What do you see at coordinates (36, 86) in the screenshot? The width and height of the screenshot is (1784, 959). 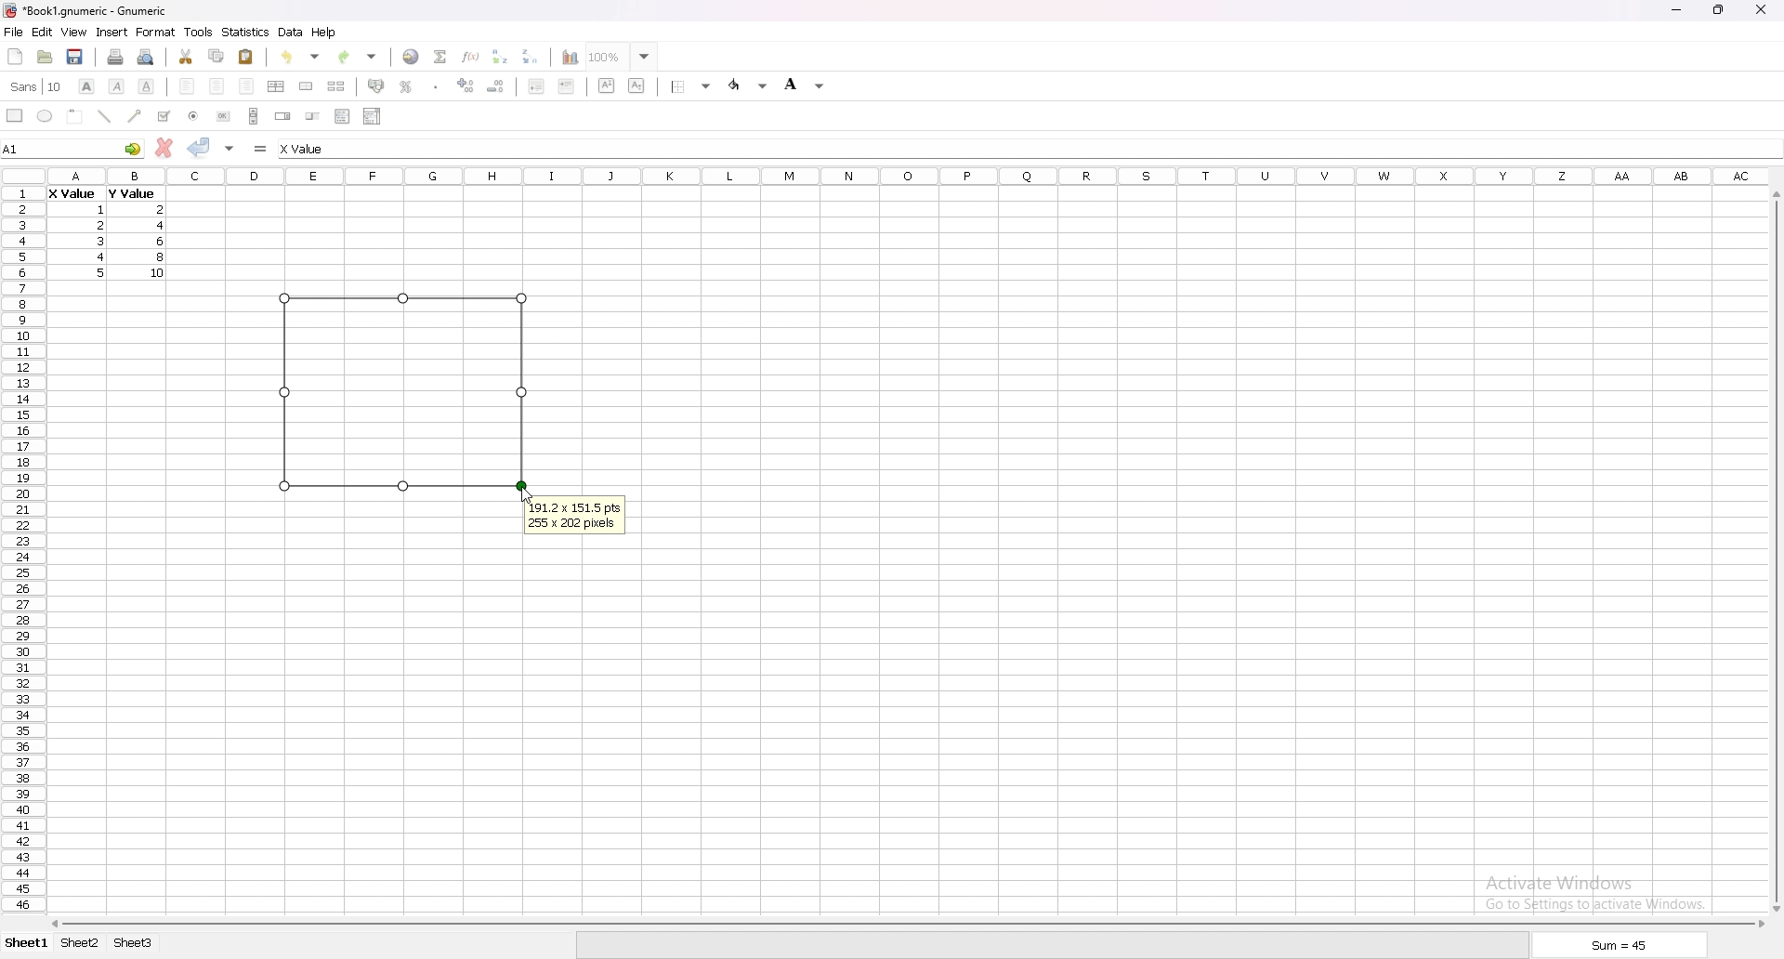 I see `font` at bounding box center [36, 86].